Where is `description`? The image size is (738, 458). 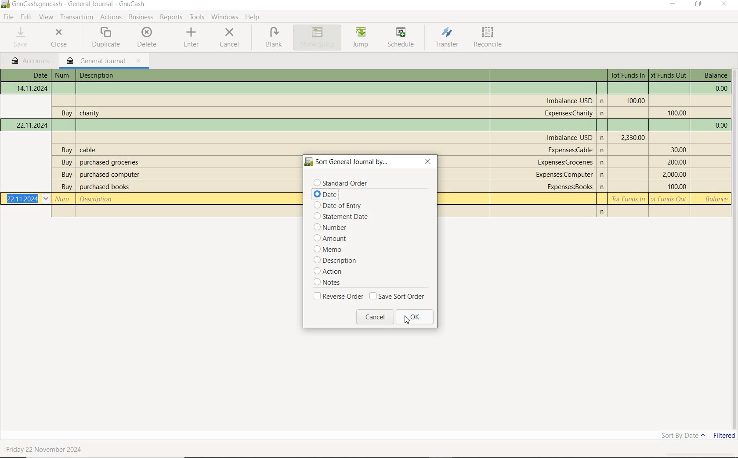
description is located at coordinates (110, 175).